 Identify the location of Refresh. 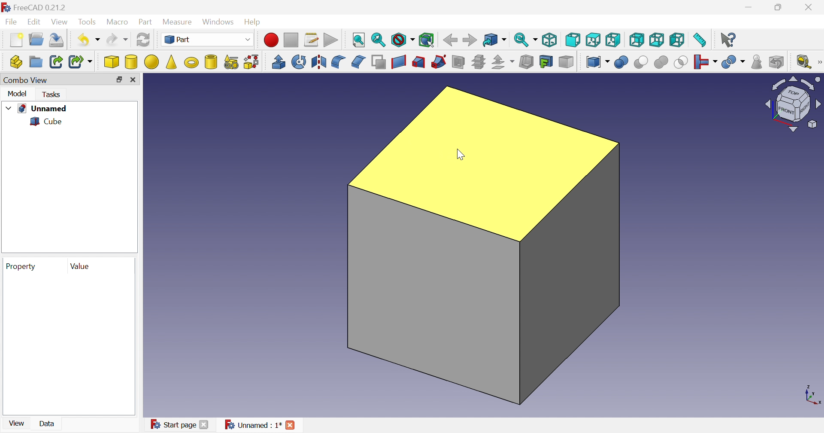
(143, 40).